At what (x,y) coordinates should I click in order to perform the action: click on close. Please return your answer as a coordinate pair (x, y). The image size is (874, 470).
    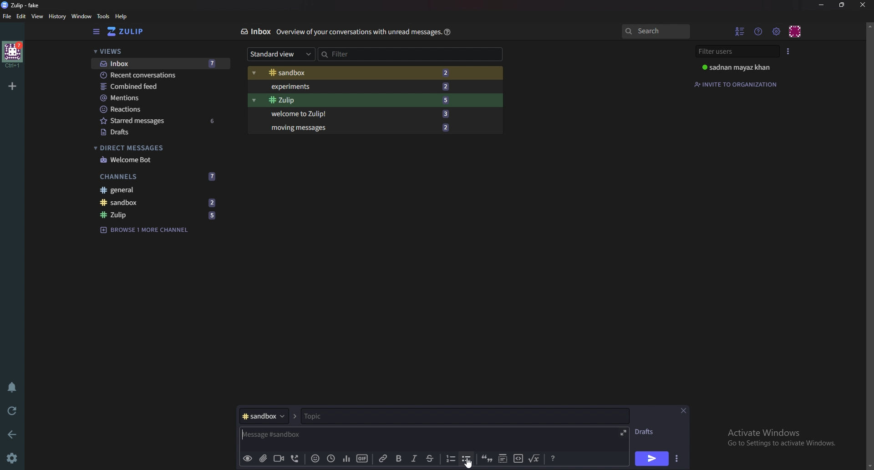
    Looking at the image, I should click on (862, 5).